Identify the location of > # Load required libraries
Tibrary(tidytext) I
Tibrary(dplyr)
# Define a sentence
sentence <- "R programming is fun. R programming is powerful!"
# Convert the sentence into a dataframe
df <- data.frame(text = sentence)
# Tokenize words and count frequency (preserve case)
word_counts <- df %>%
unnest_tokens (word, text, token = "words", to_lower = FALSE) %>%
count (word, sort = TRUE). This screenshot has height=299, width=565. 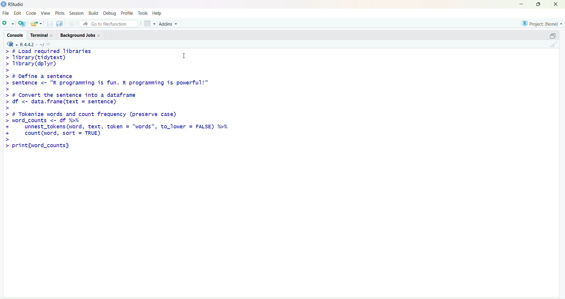
(135, 95).